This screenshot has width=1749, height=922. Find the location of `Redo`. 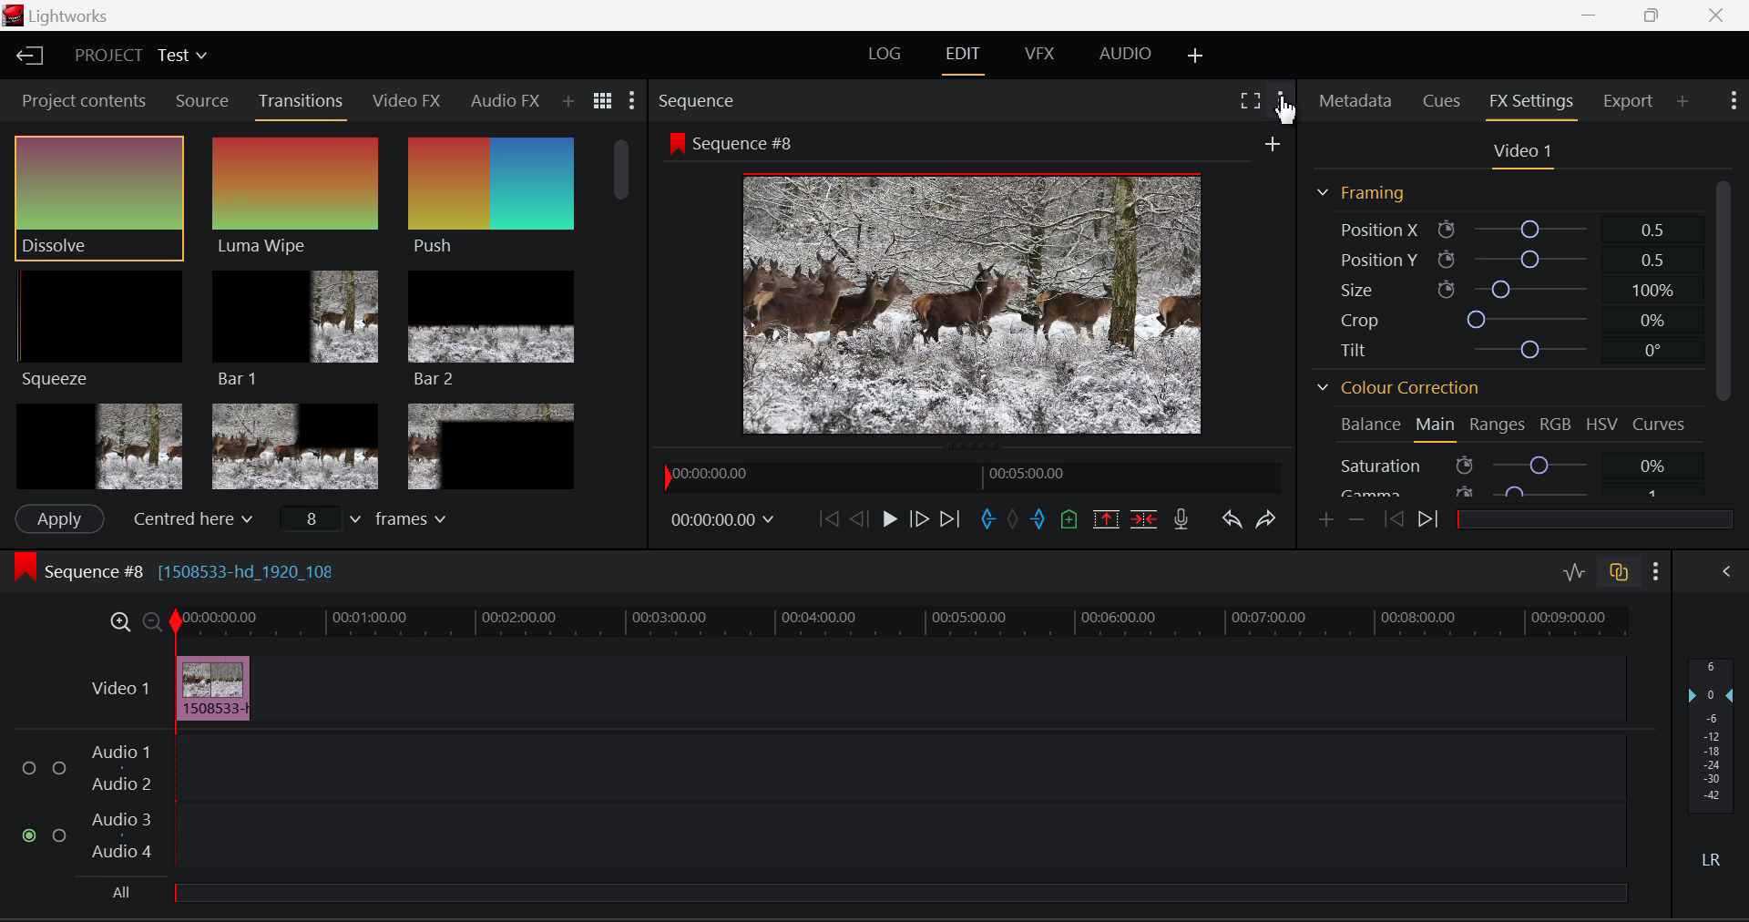

Redo is located at coordinates (1266, 520).